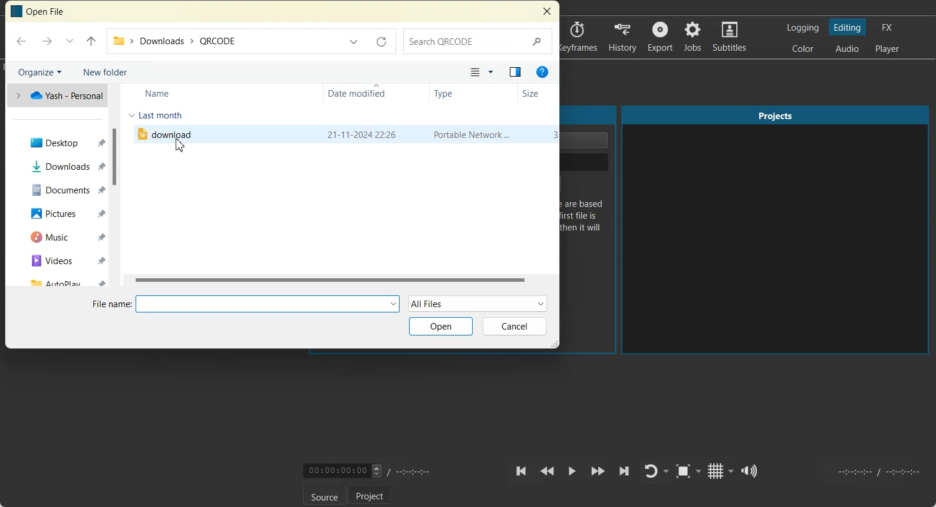  I want to click on Go Back, so click(22, 41).